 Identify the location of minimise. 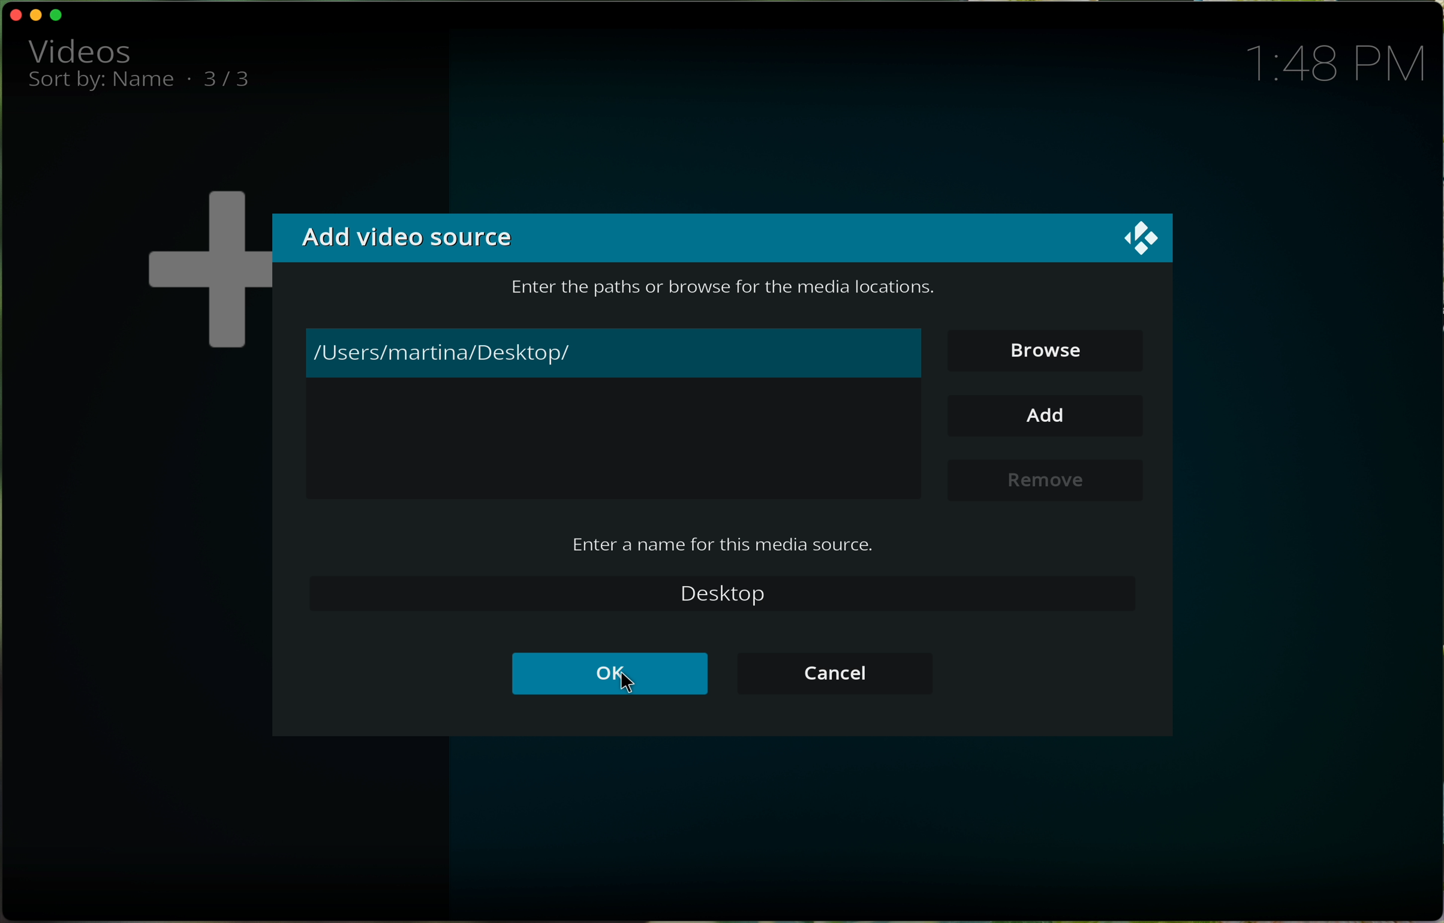
(38, 14).